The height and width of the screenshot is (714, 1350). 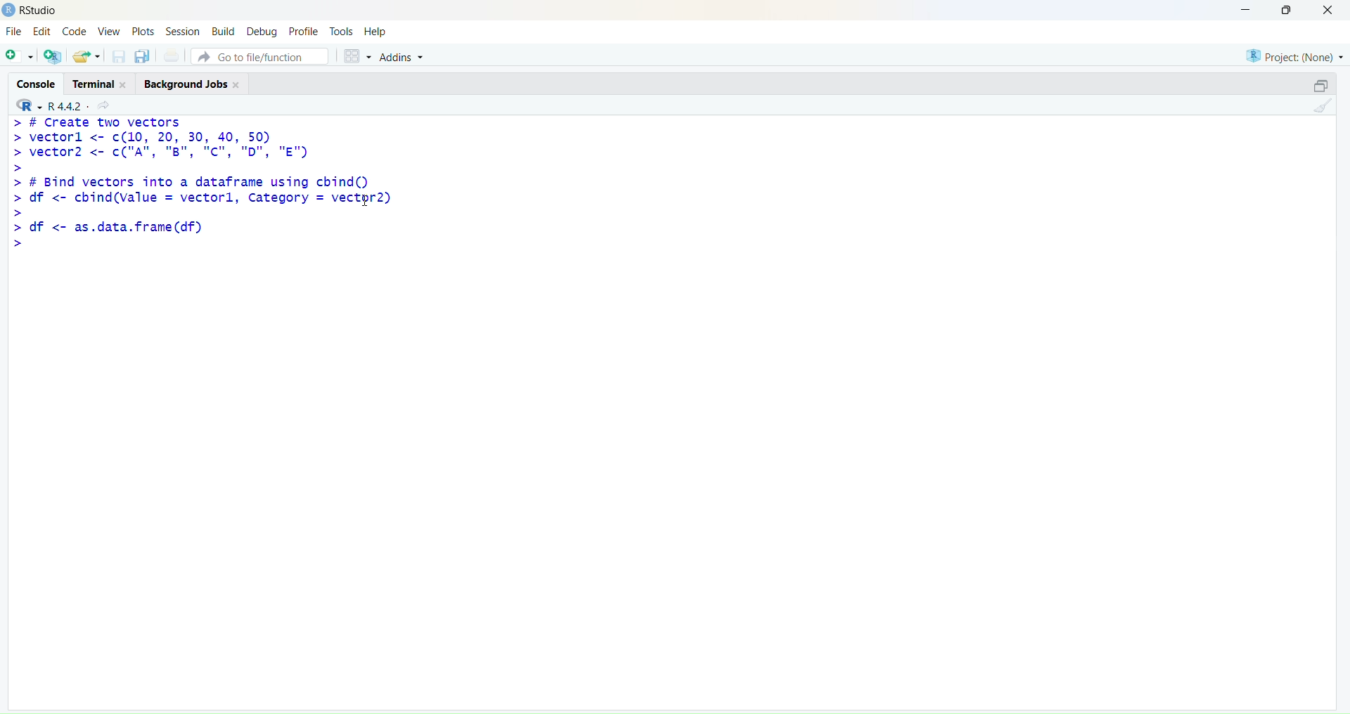 I want to click on Go to file/function, so click(x=259, y=56).